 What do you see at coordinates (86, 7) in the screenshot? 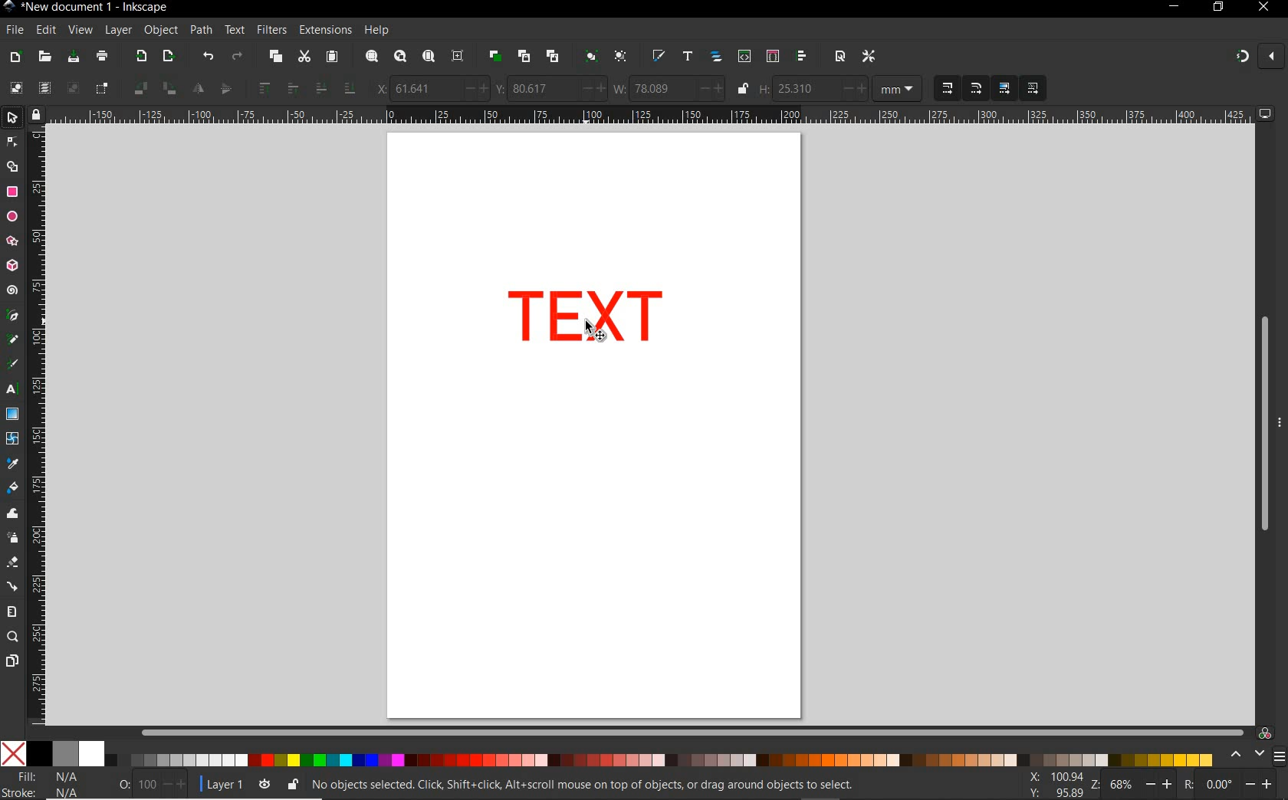
I see `file name` at bounding box center [86, 7].